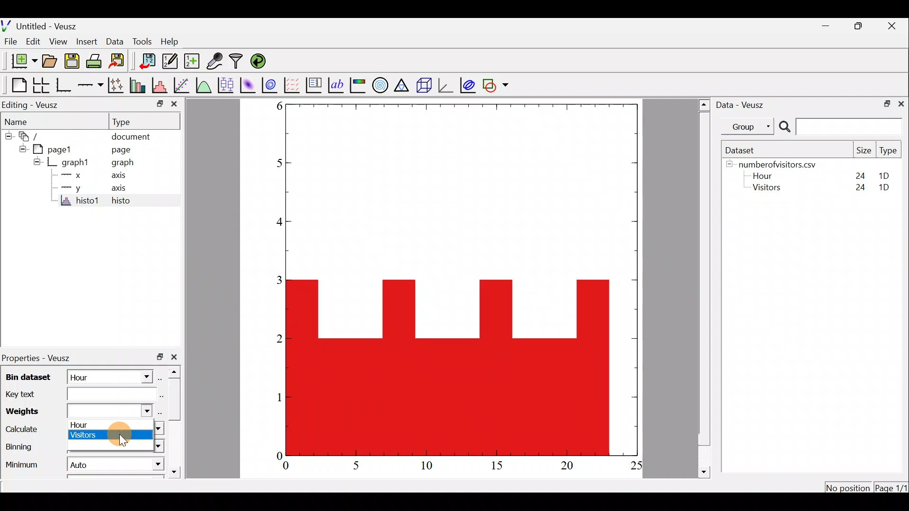  Describe the element at coordinates (91, 84) in the screenshot. I see `add an axis to the plot` at that location.